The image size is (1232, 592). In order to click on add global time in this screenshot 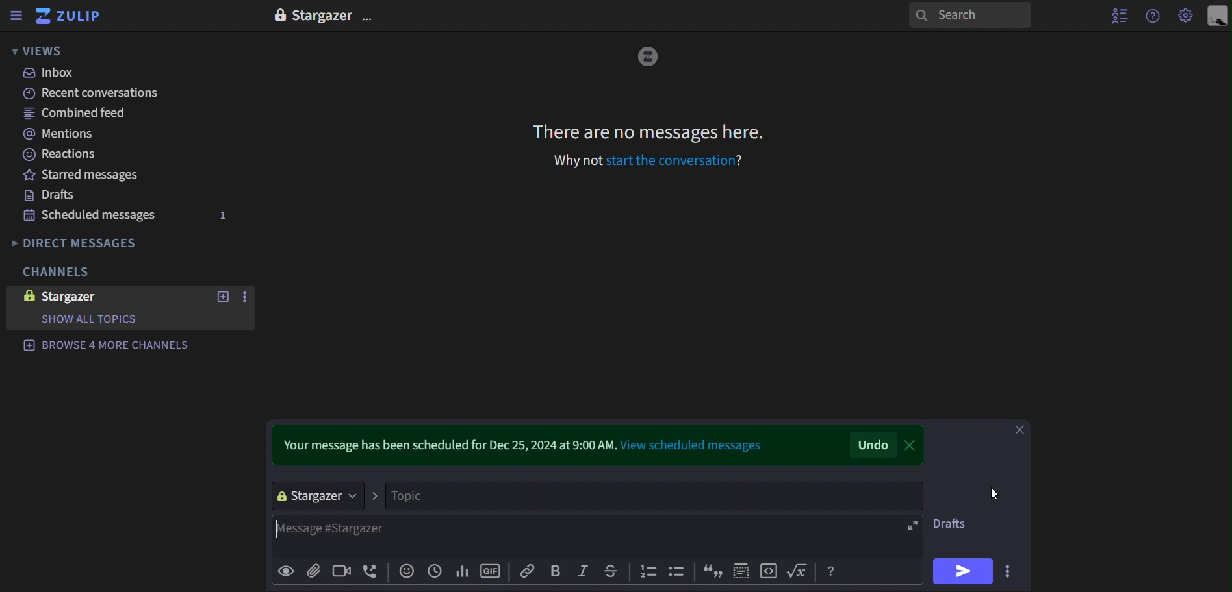, I will do `click(437, 572)`.